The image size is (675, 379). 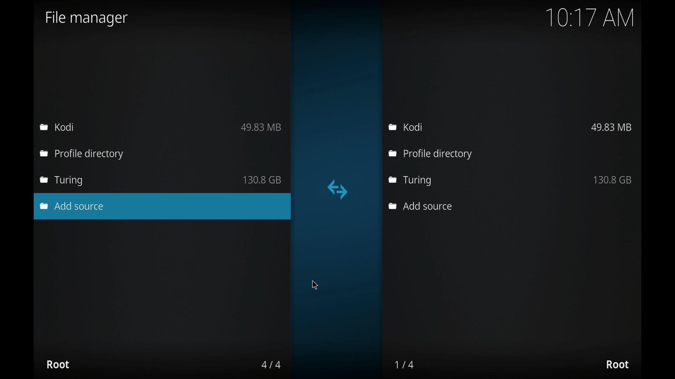 What do you see at coordinates (407, 127) in the screenshot?
I see `kodi` at bounding box center [407, 127].